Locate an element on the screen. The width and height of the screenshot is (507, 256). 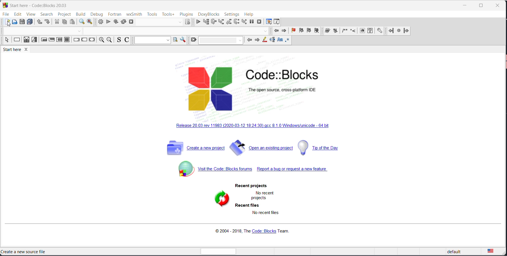
build and run is located at coordinates (115, 22).